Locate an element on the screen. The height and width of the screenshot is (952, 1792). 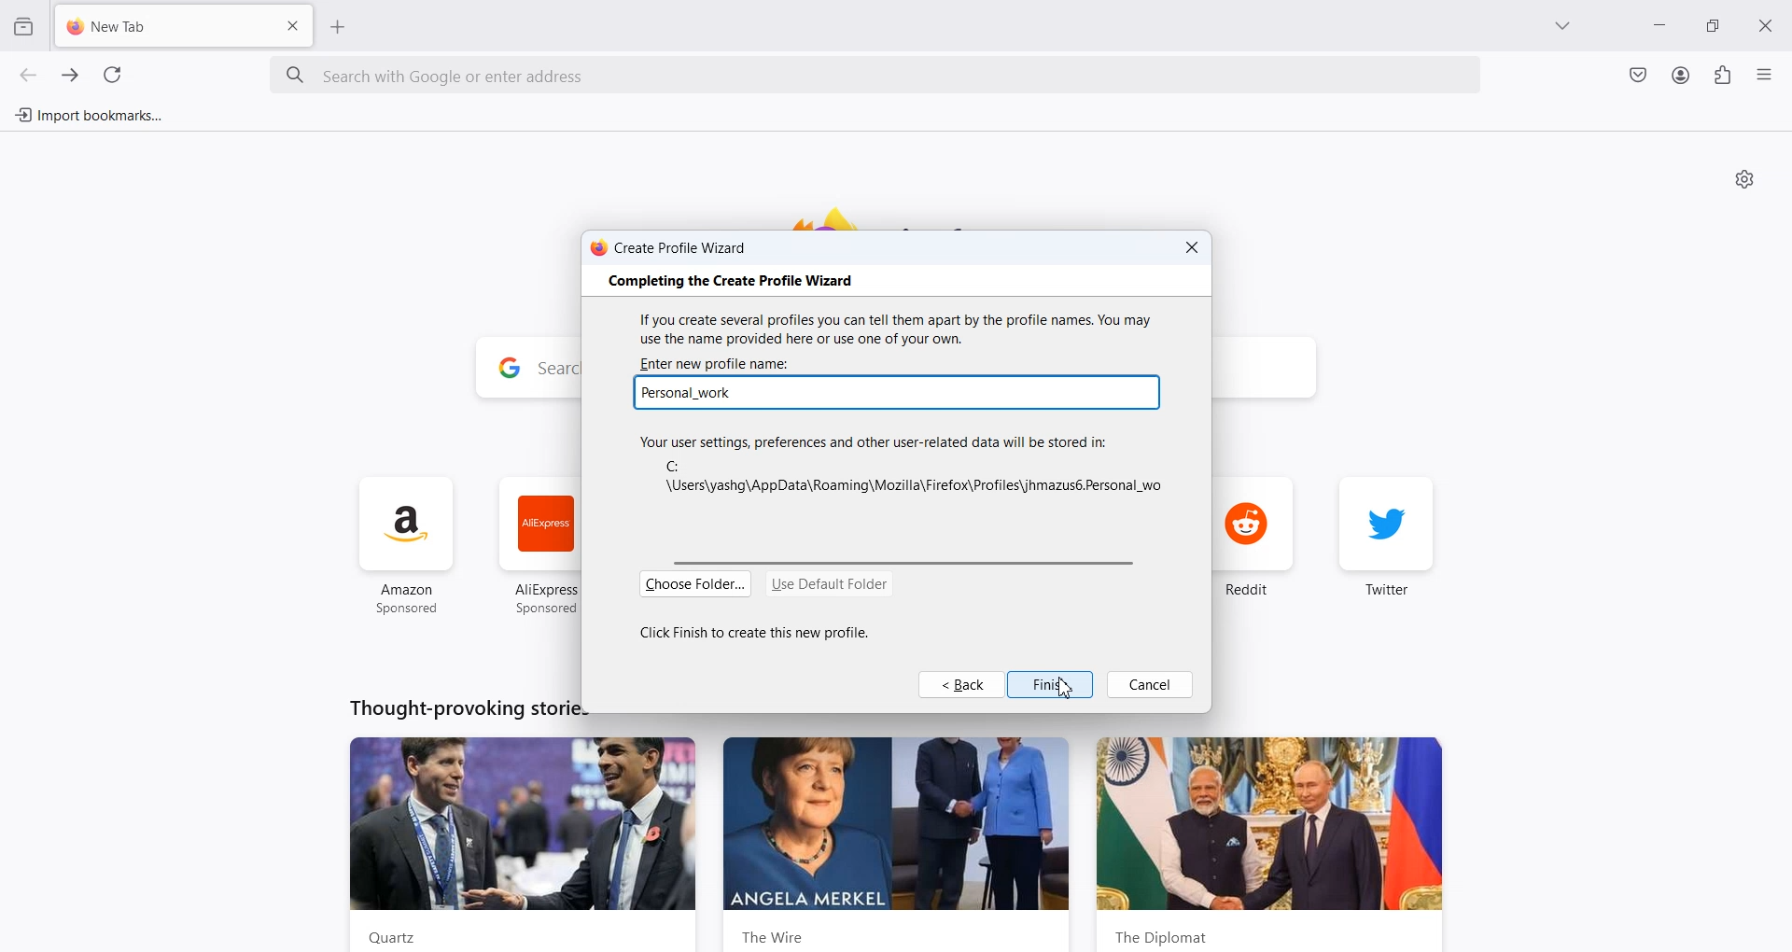
‘Completing the Create Profile Wizard is located at coordinates (721, 281).